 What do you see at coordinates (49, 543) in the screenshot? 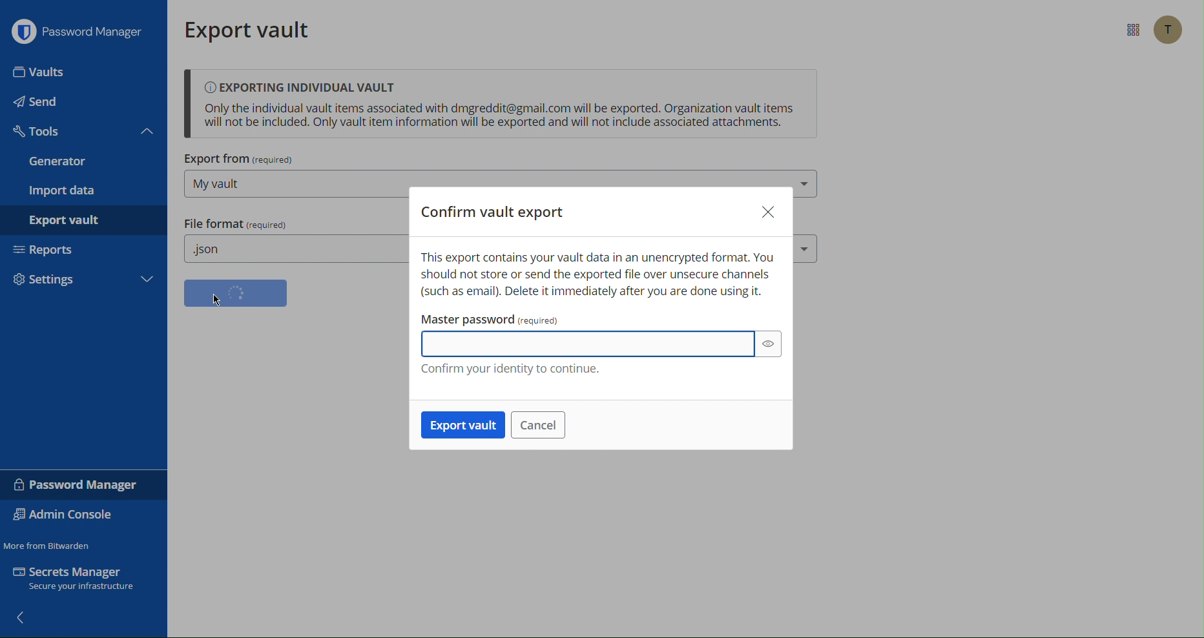
I see `Move from Bitwarden` at bounding box center [49, 543].